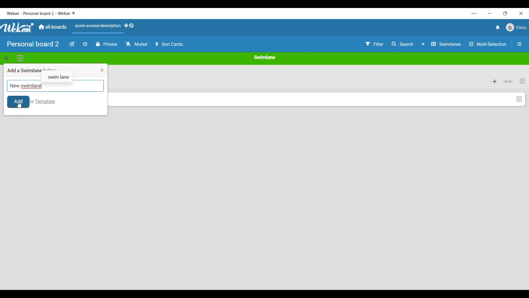 The height and width of the screenshot is (298, 529). What do you see at coordinates (41, 14) in the screenshot?
I see `Software and board logo` at bounding box center [41, 14].